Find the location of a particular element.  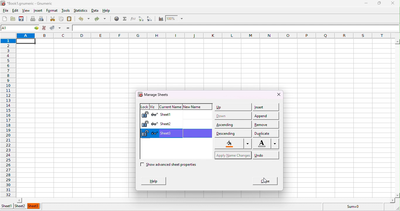

Lock sheet 3 is located at coordinates (144, 133).